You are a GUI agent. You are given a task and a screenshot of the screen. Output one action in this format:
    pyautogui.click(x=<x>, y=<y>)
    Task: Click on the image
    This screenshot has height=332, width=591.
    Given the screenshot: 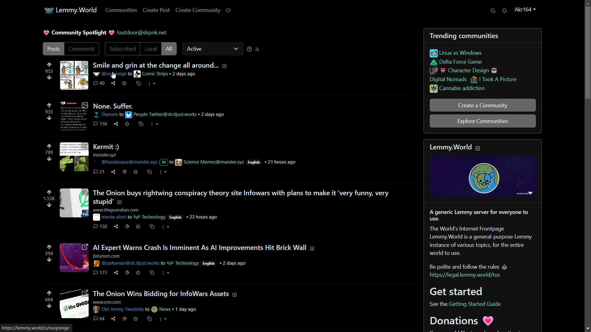 What is the action you would take?
    pyautogui.click(x=74, y=202)
    